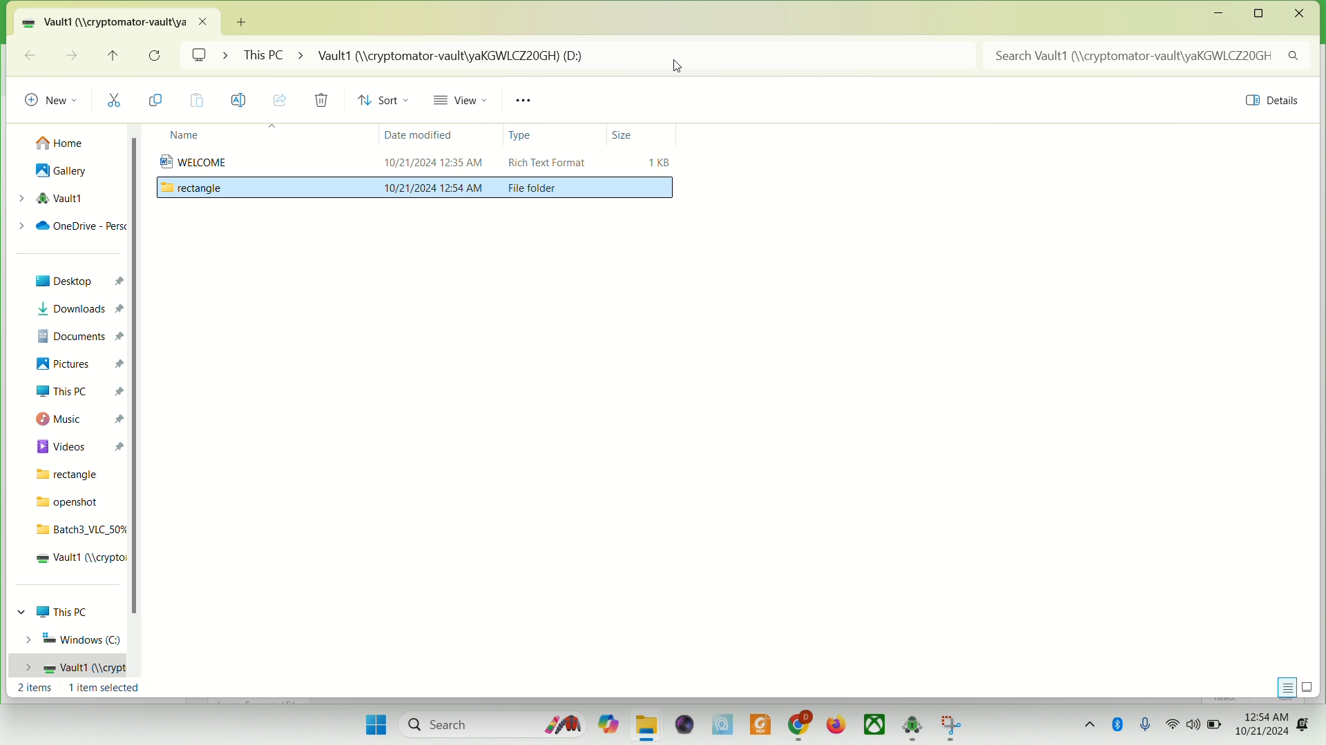 The image size is (1326, 745). What do you see at coordinates (387, 101) in the screenshot?
I see `sort` at bounding box center [387, 101].